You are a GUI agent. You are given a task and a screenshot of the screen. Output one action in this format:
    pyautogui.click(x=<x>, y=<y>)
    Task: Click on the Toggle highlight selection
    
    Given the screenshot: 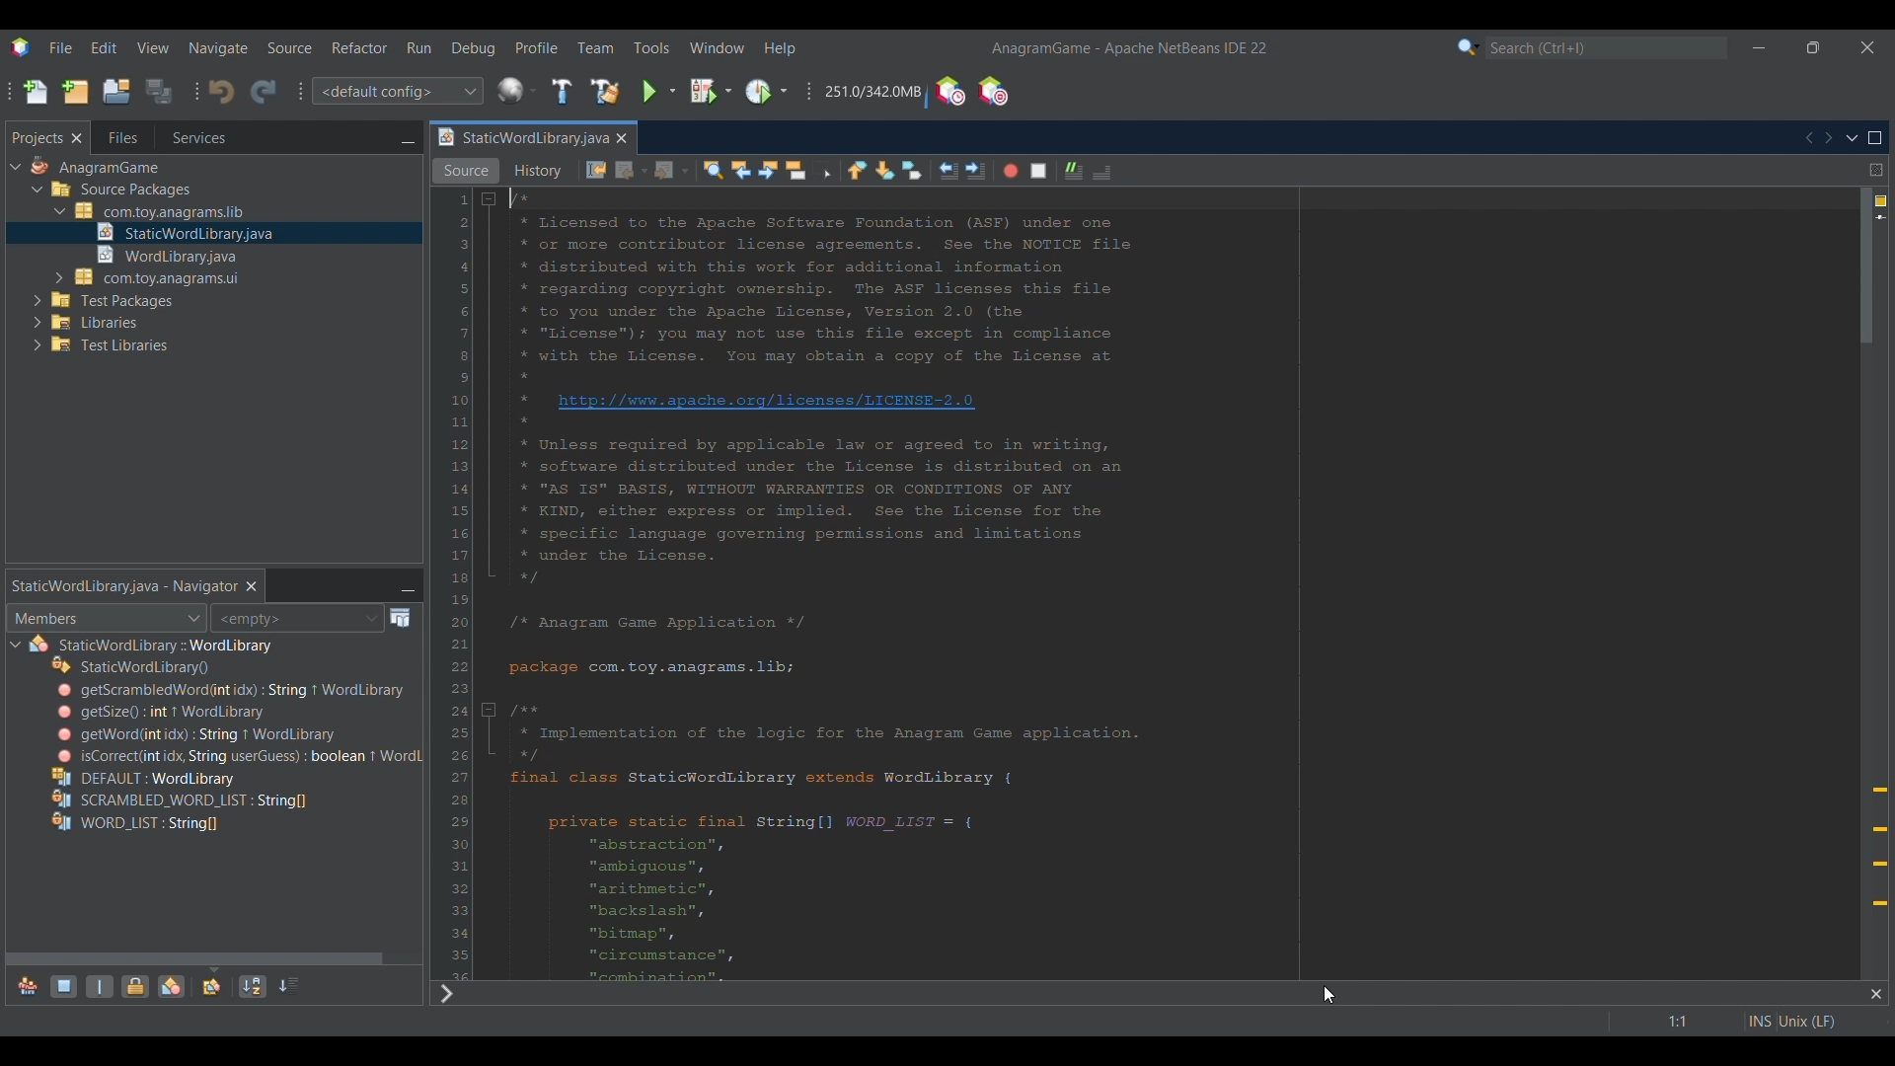 What is the action you would take?
    pyautogui.click(x=796, y=171)
    